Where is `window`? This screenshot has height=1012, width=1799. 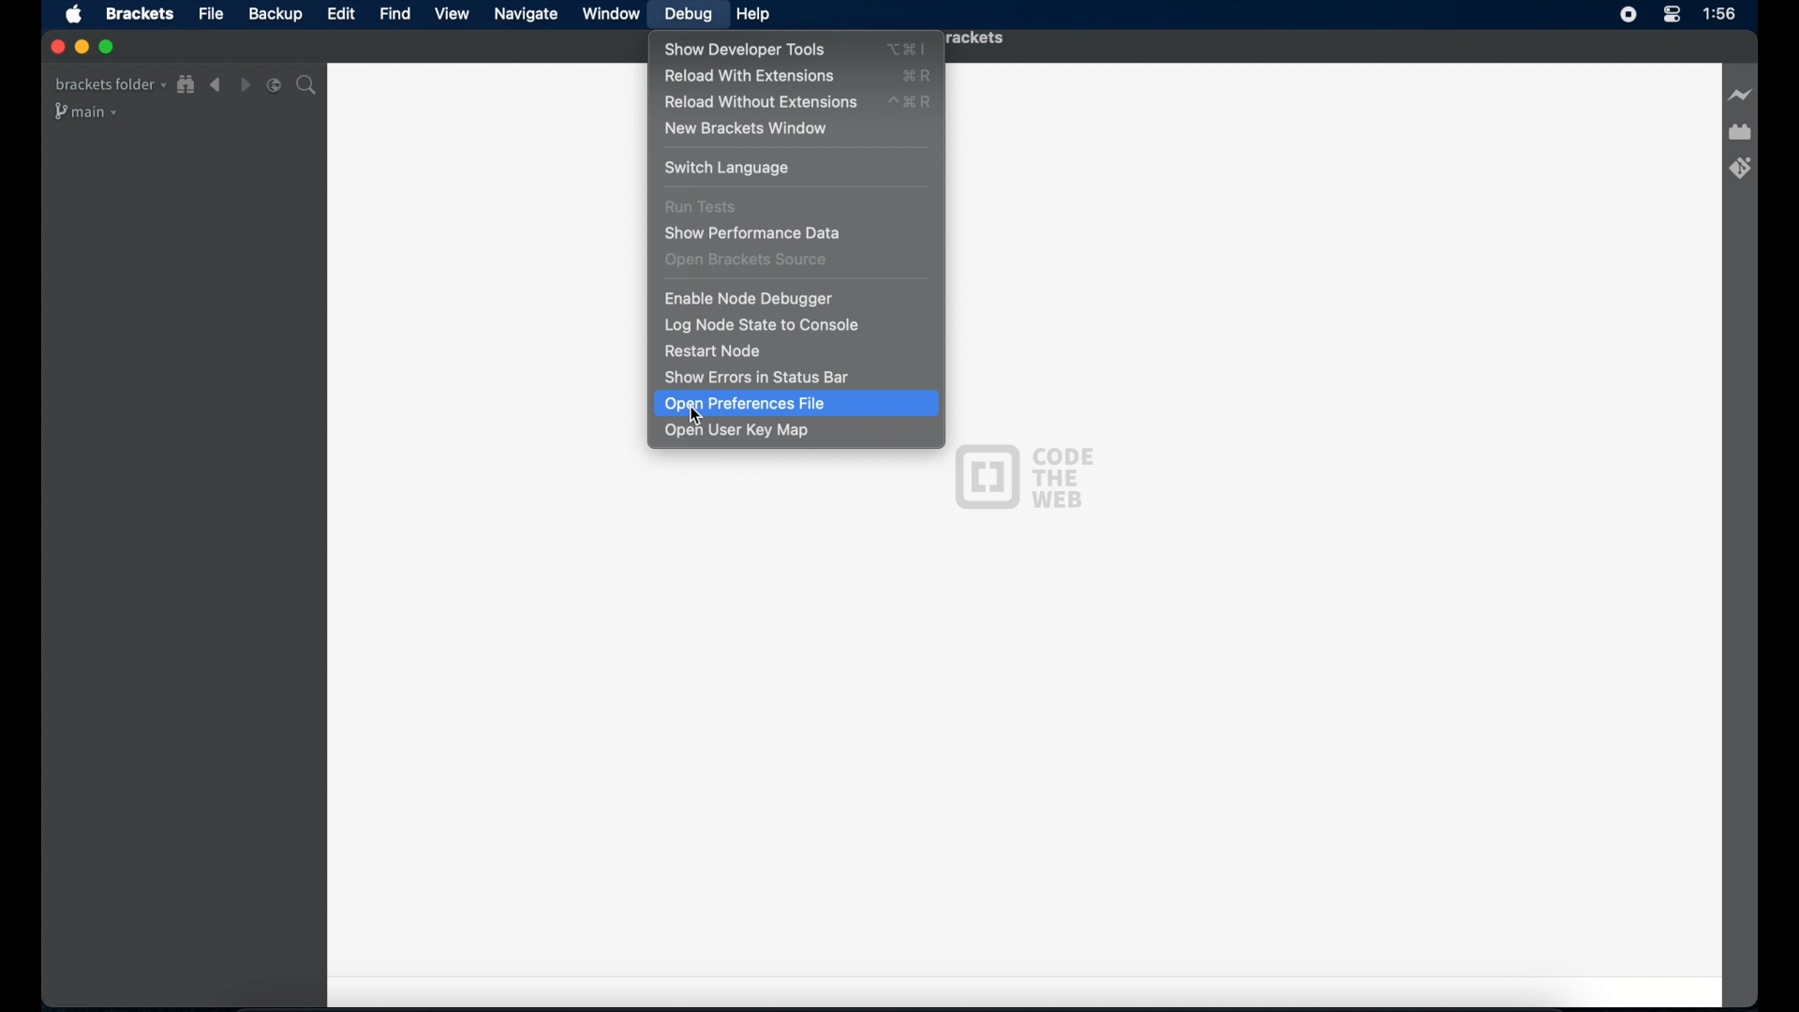
window is located at coordinates (612, 13).